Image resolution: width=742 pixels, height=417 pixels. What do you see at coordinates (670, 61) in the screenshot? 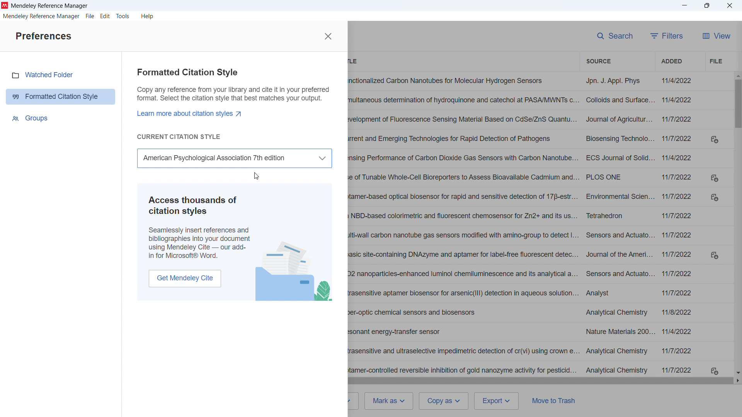
I see `Sort by date added` at bounding box center [670, 61].